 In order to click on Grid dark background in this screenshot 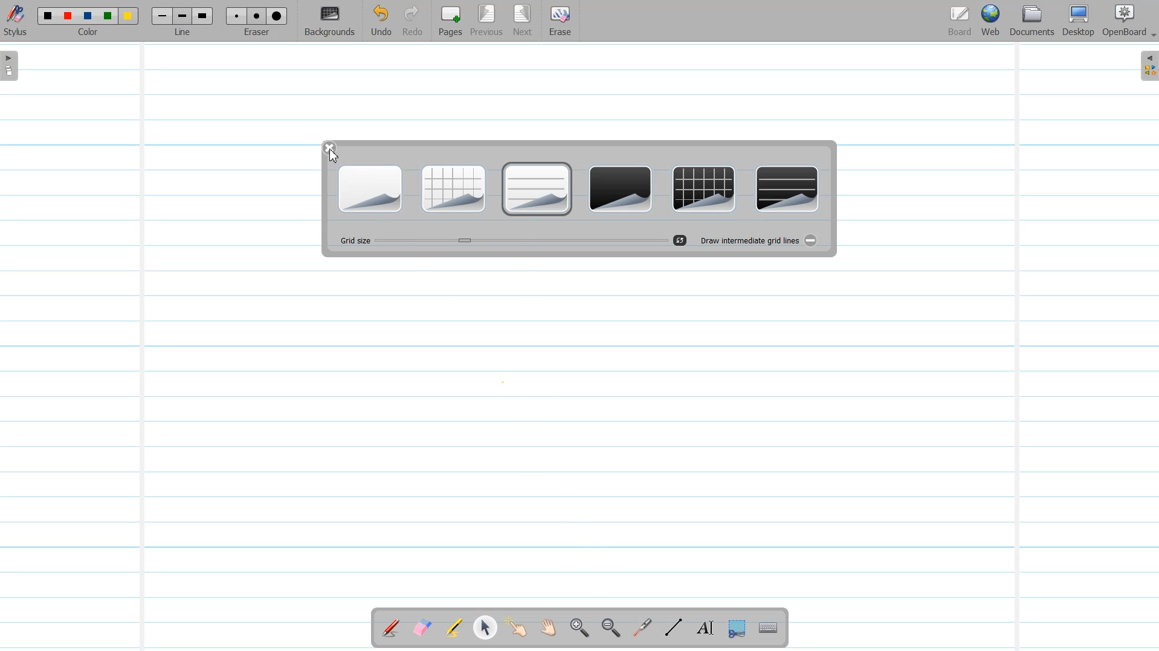, I will do `click(704, 189)`.